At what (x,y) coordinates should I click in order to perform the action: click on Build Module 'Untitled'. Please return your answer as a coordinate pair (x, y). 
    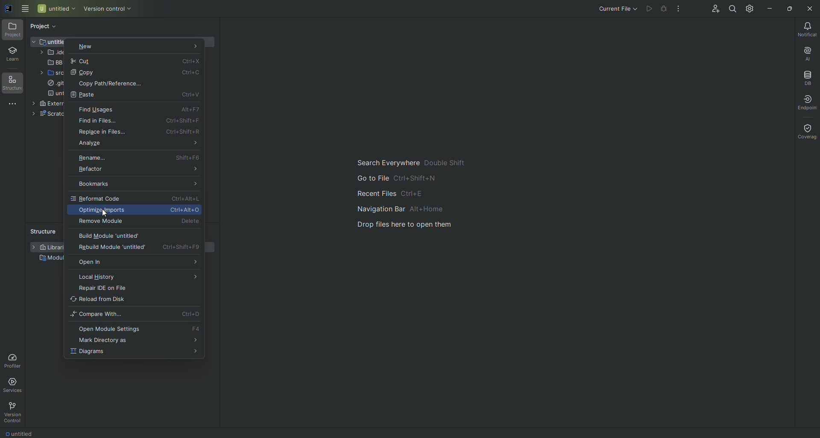
    Looking at the image, I should click on (136, 234).